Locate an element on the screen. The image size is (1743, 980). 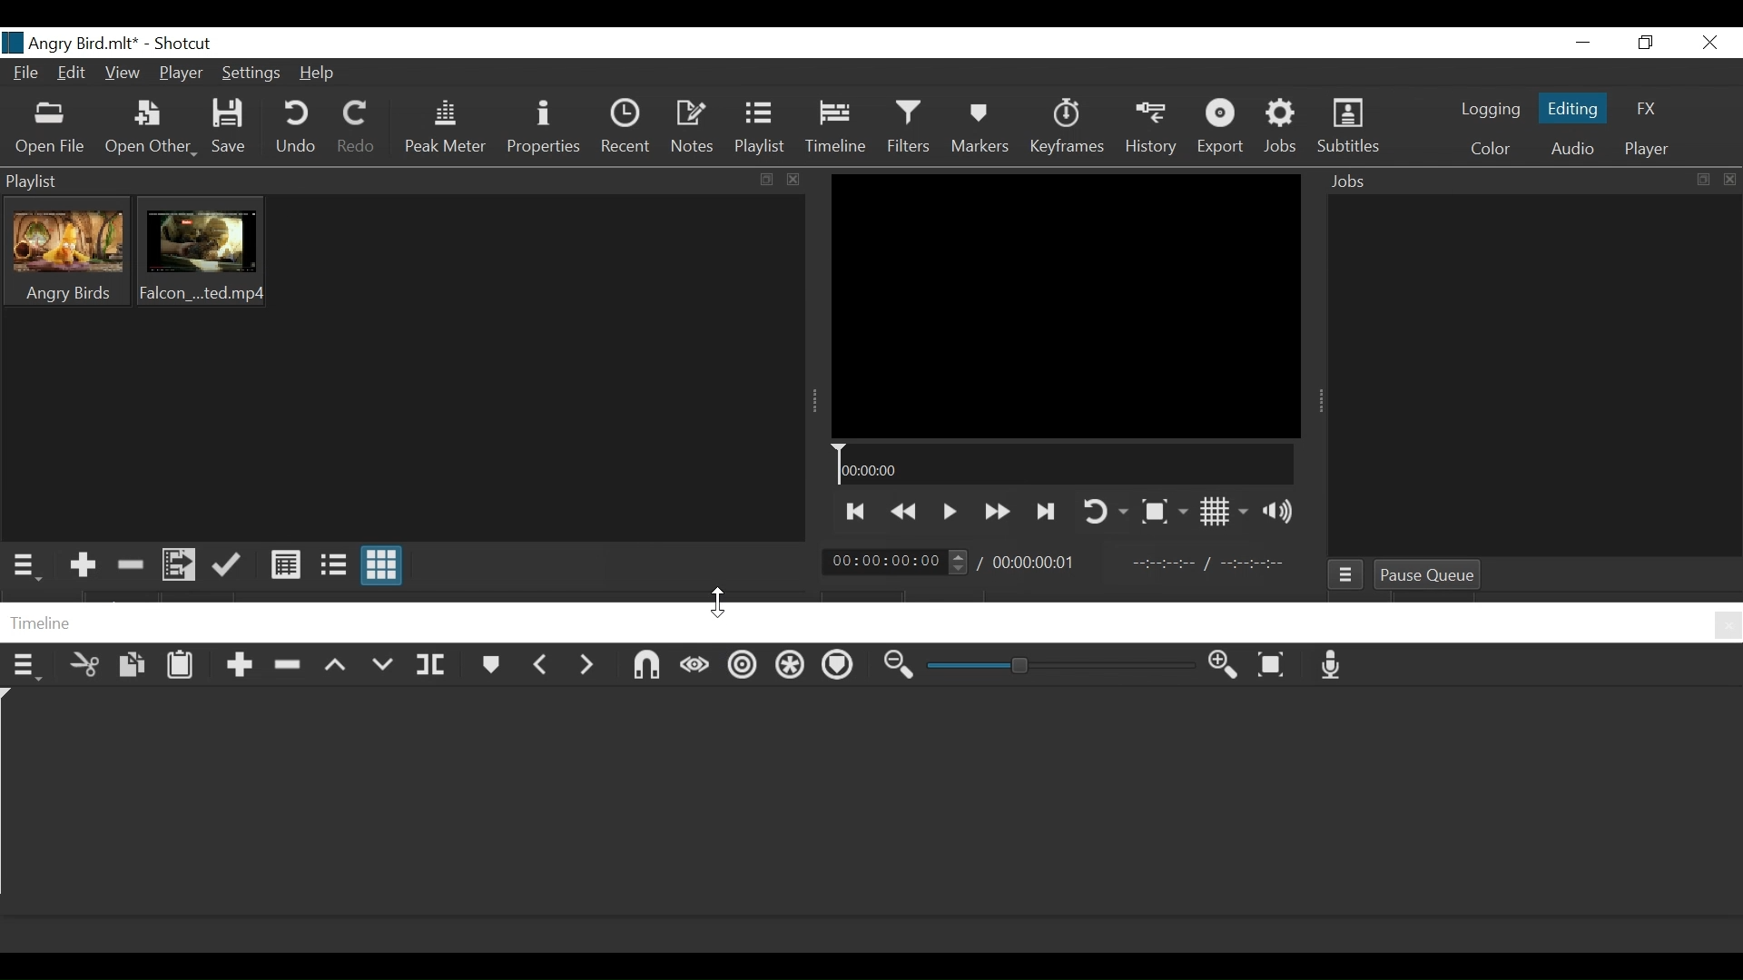
History is located at coordinates (1150, 127).